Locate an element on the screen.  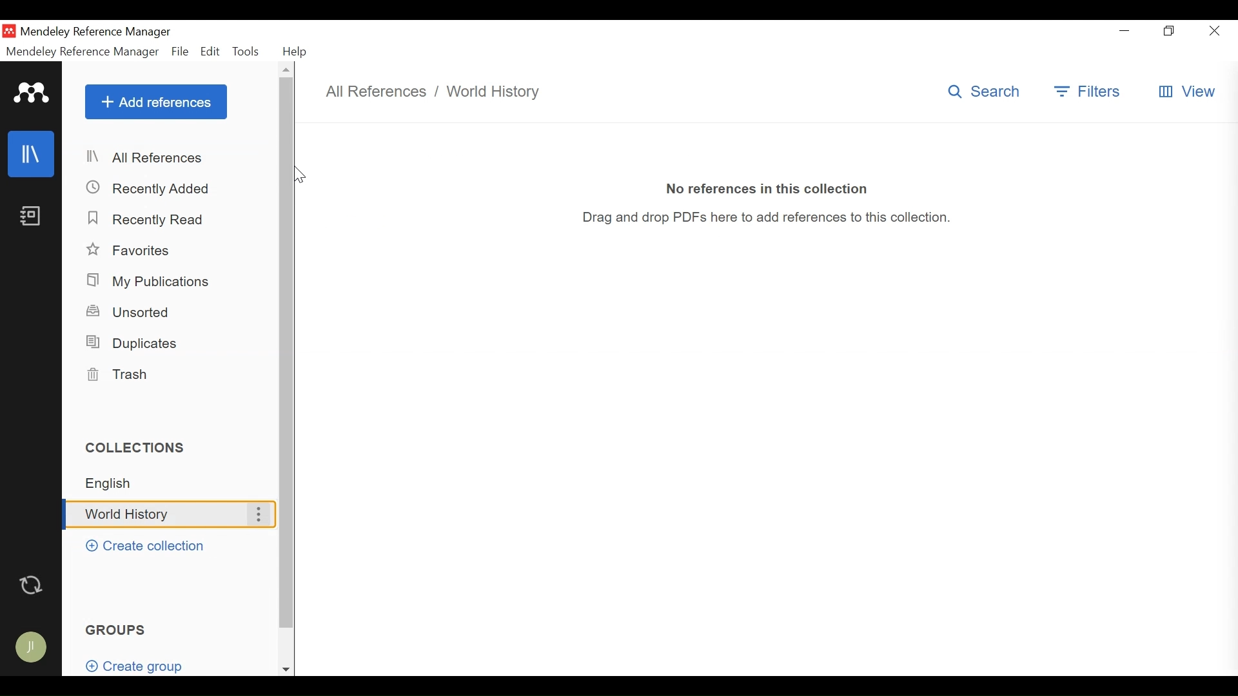
library is located at coordinates (32, 155).